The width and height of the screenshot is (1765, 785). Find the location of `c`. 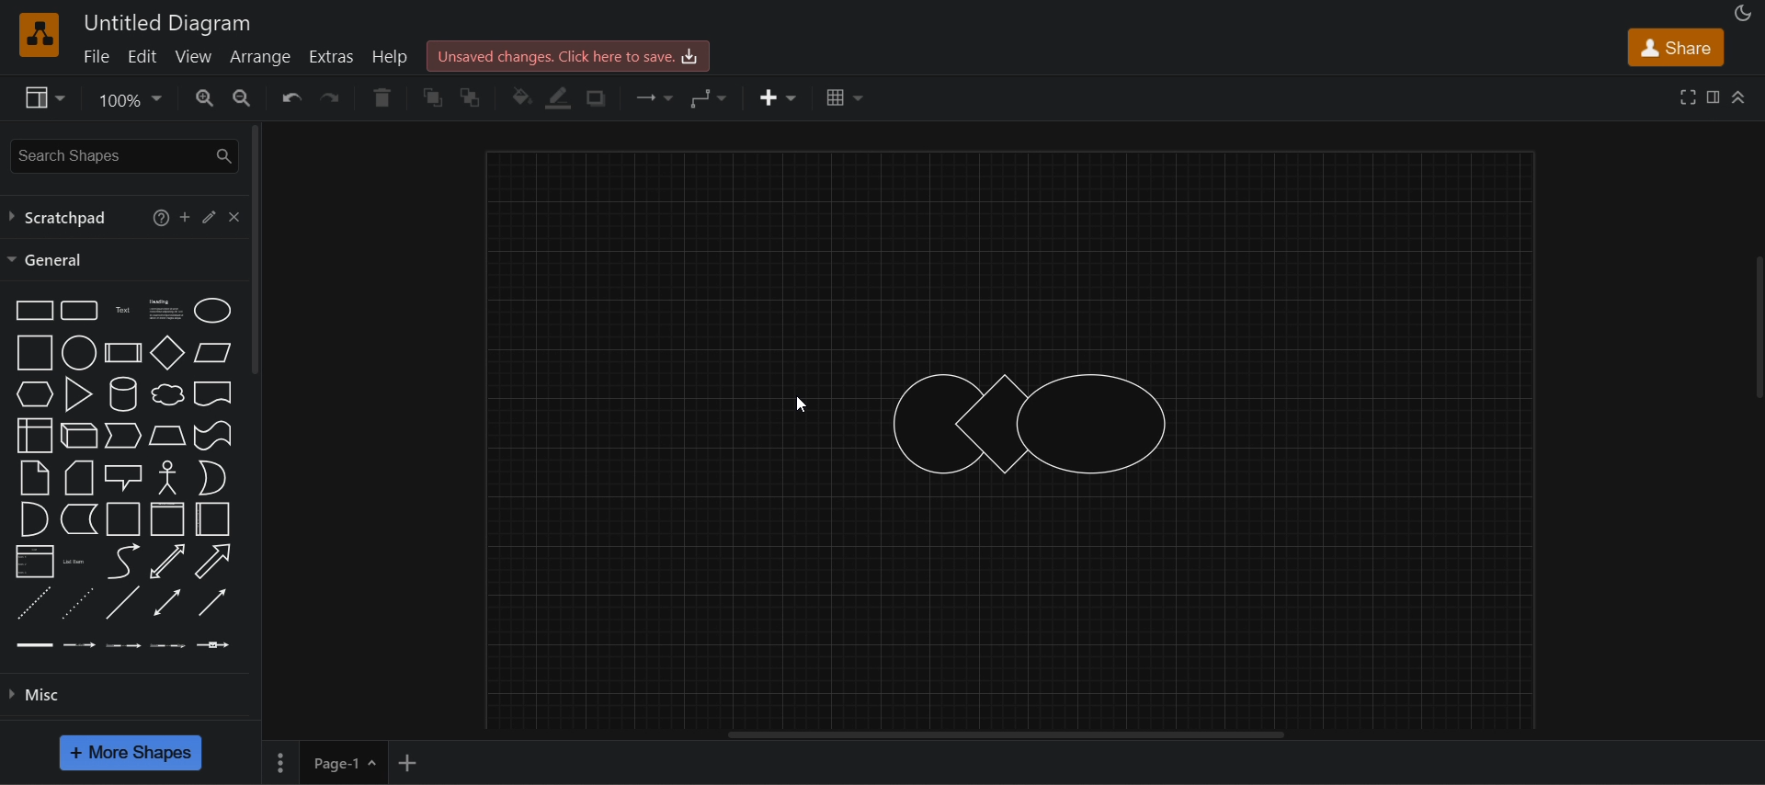

c is located at coordinates (233, 214).